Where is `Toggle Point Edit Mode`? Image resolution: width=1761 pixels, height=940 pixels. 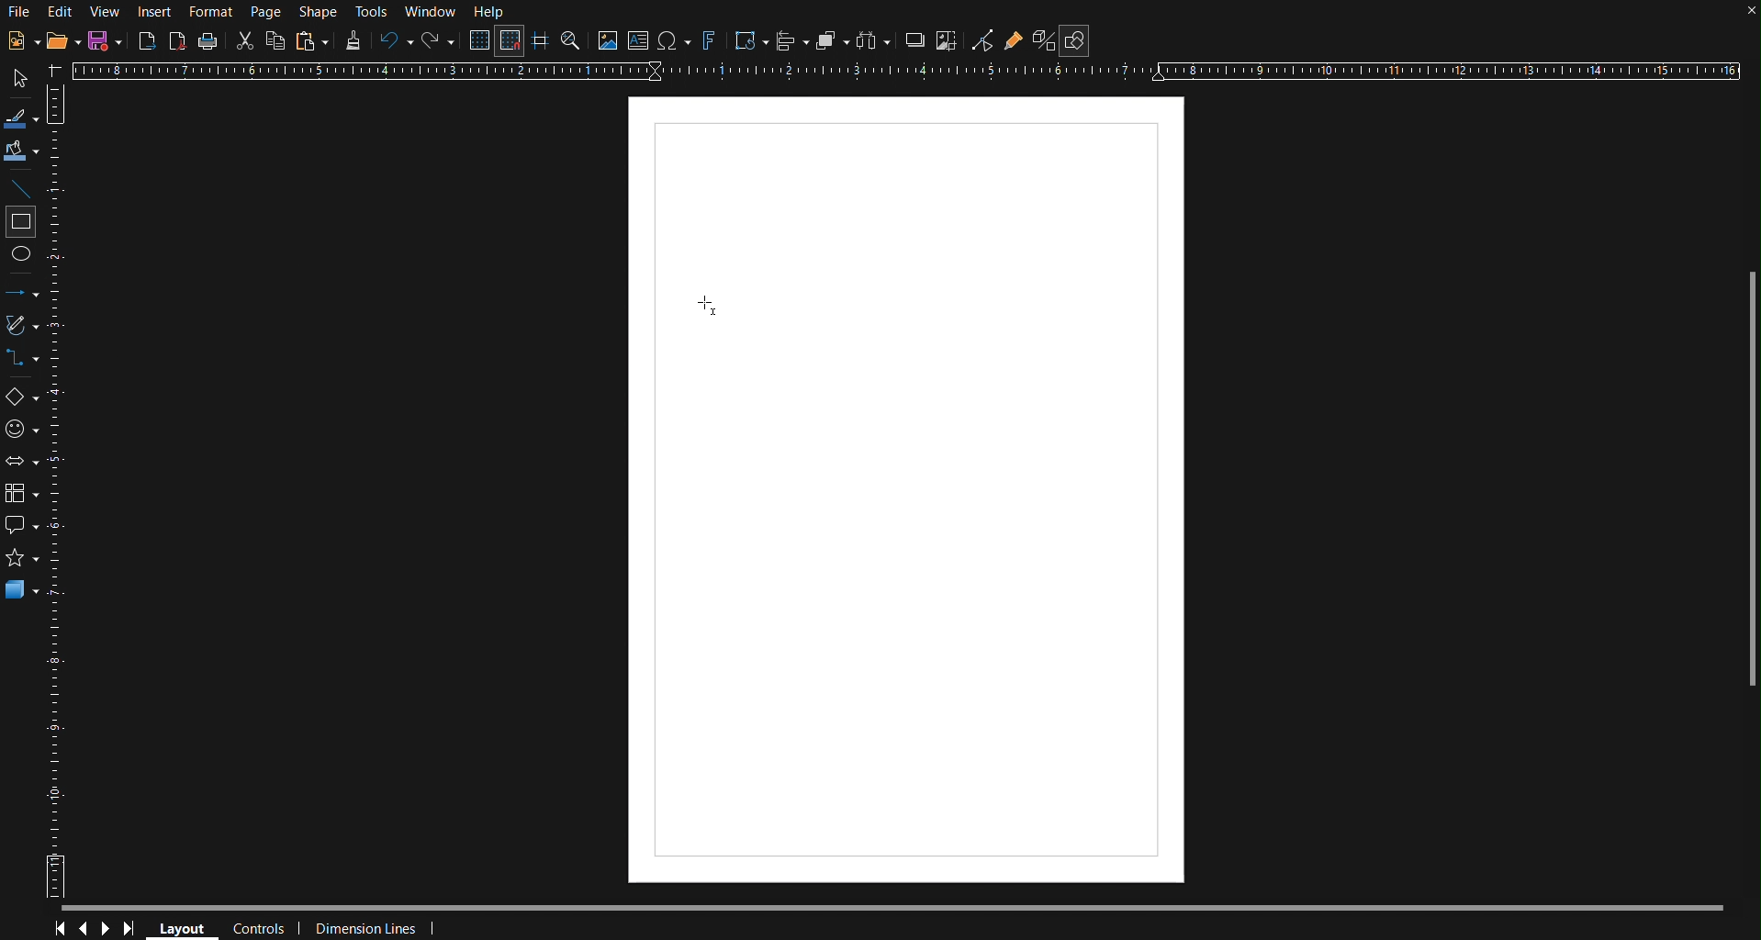 Toggle Point Edit Mode is located at coordinates (982, 40).